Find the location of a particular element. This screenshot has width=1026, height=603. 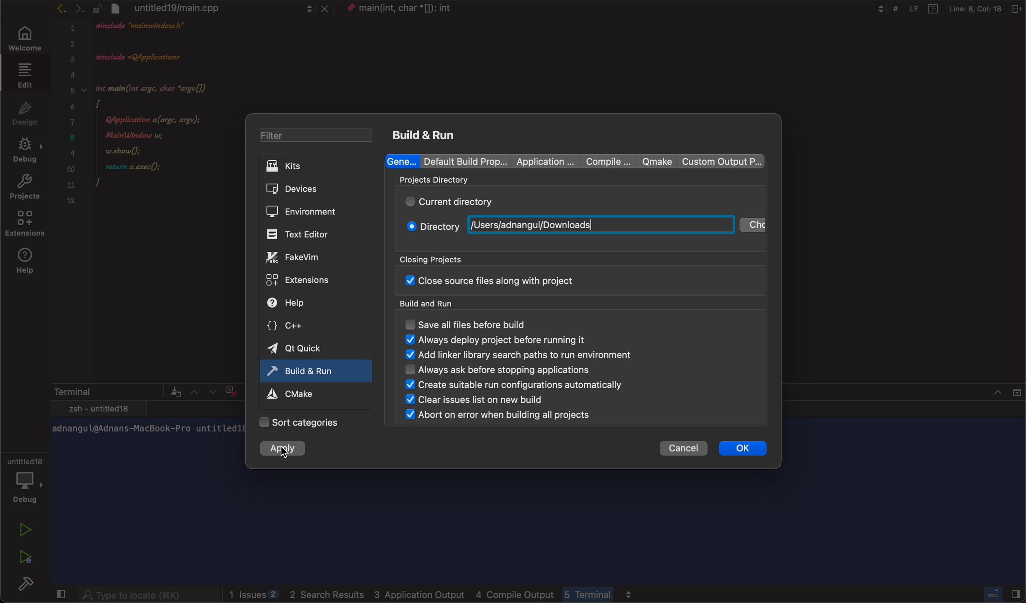

cmake is located at coordinates (294, 393).